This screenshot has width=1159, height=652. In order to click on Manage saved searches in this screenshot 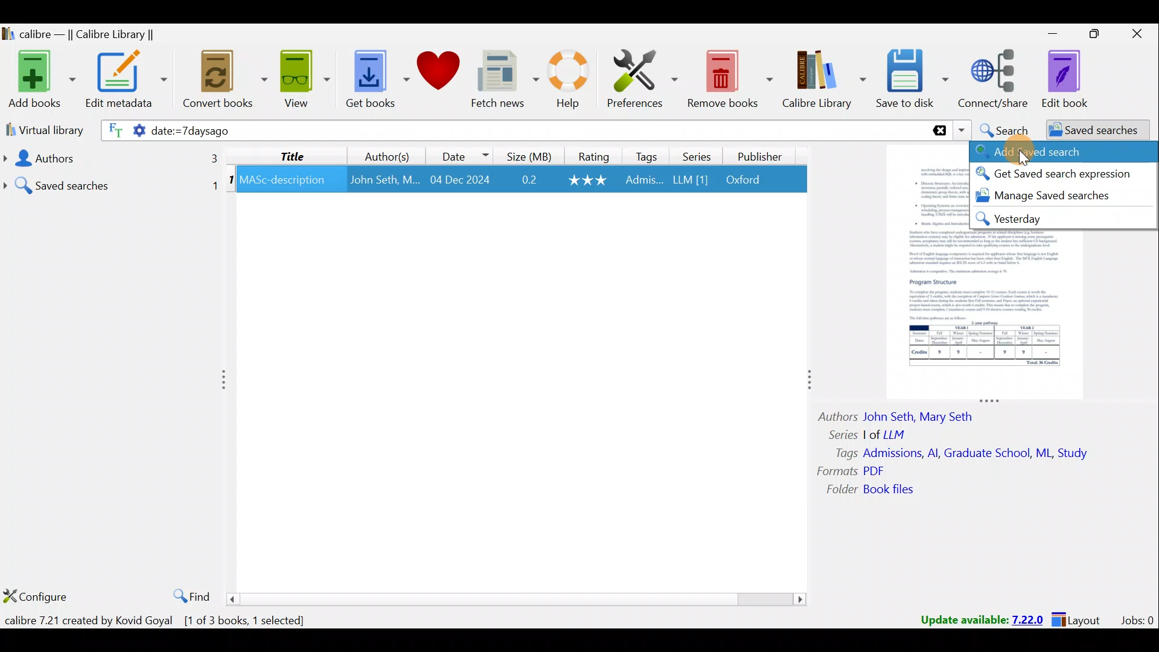, I will do `click(1050, 197)`.